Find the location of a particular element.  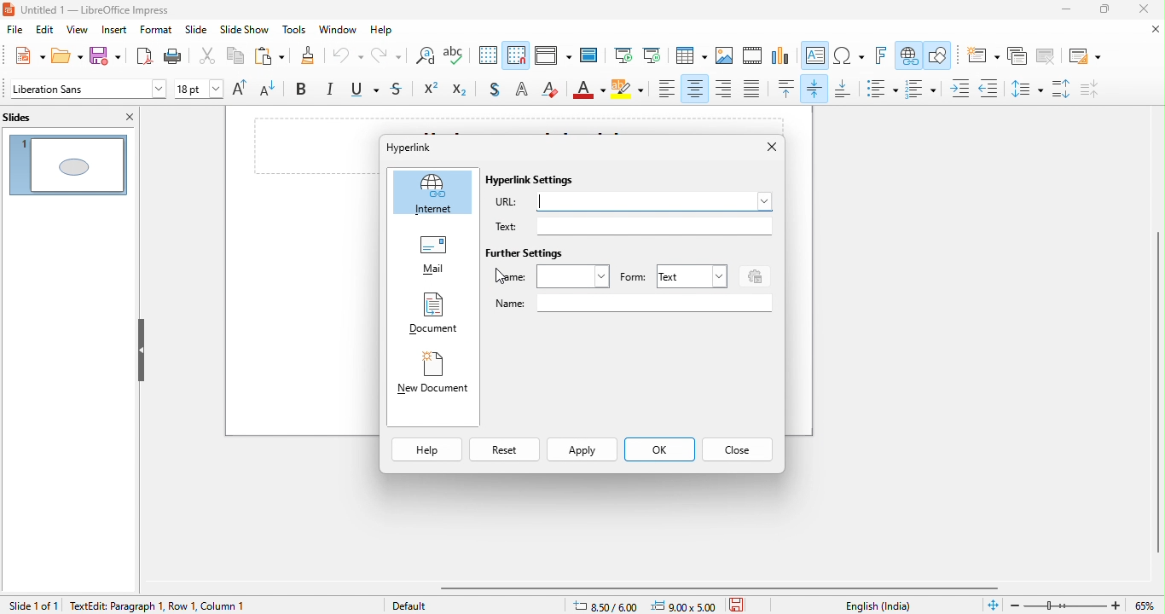

reset is located at coordinates (503, 451).